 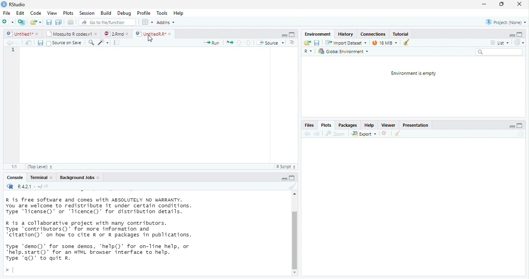 What do you see at coordinates (7, 22) in the screenshot?
I see `New file` at bounding box center [7, 22].